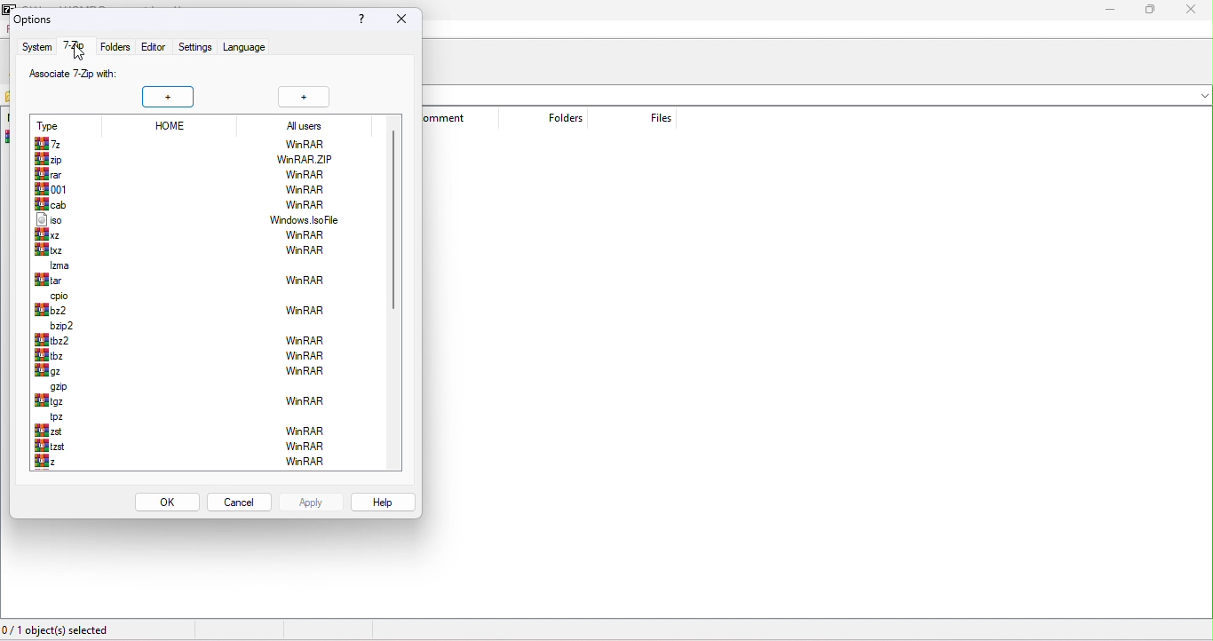 The image size is (1213, 641). What do you see at coordinates (53, 219) in the screenshot?
I see `iso` at bounding box center [53, 219].